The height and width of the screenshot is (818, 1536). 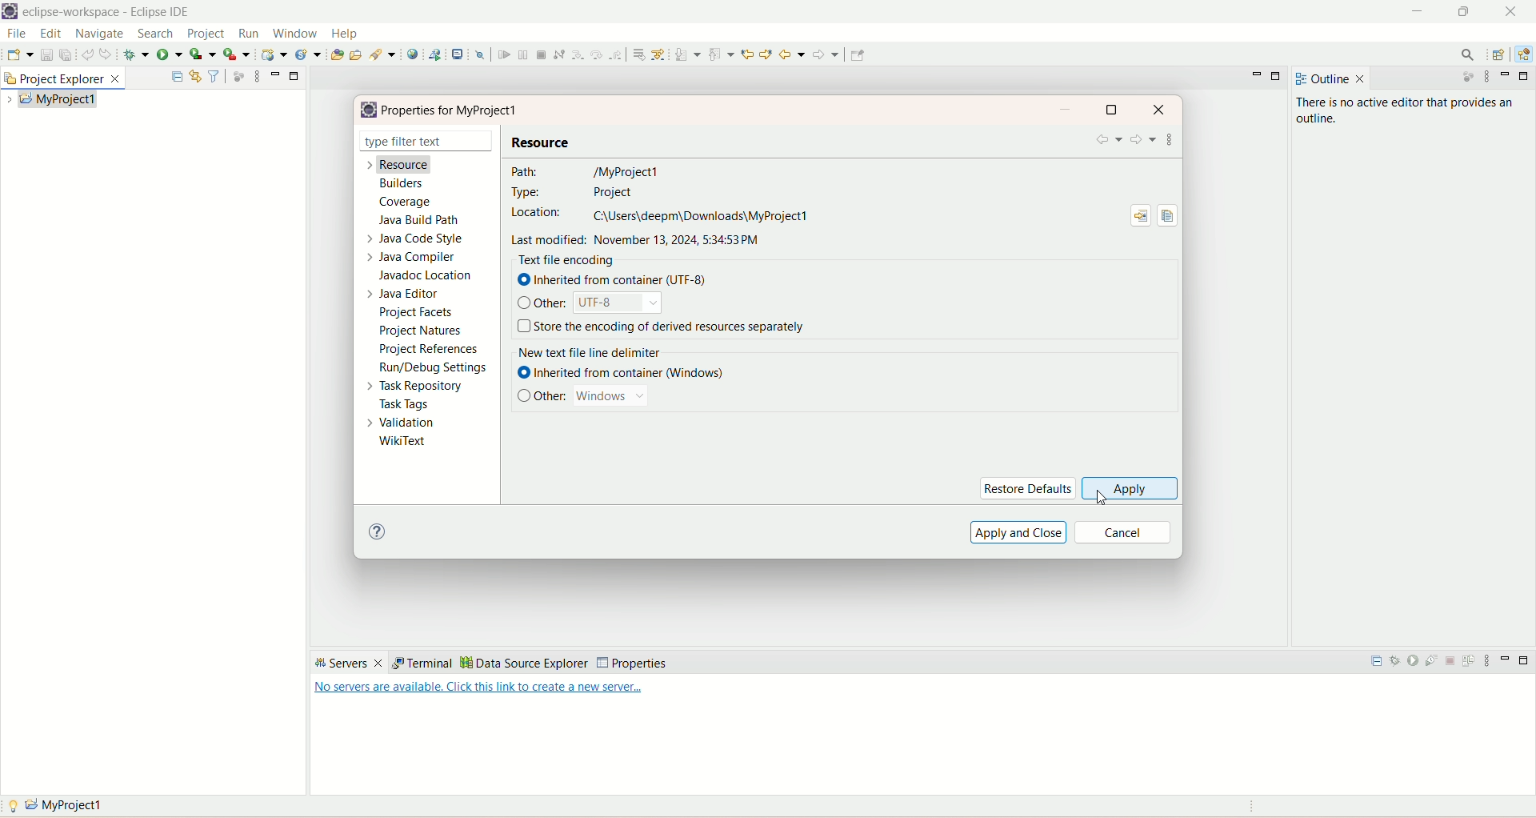 I want to click on skip all breakpoints, so click(x=479, y=54).